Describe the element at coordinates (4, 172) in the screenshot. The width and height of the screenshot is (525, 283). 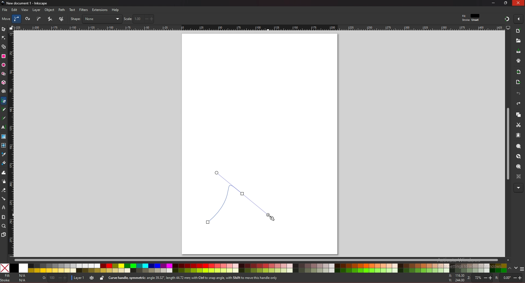
I see `tweak` at that location.